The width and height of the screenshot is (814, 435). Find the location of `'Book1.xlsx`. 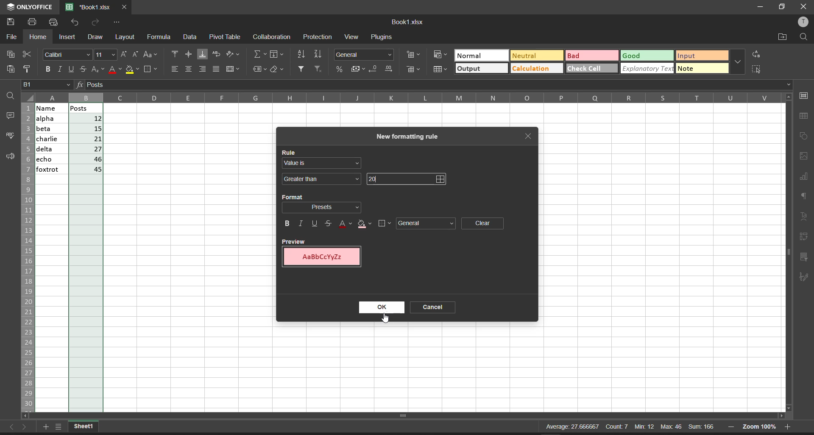

'Book1.xlsx is located at coordinates (87, 7).